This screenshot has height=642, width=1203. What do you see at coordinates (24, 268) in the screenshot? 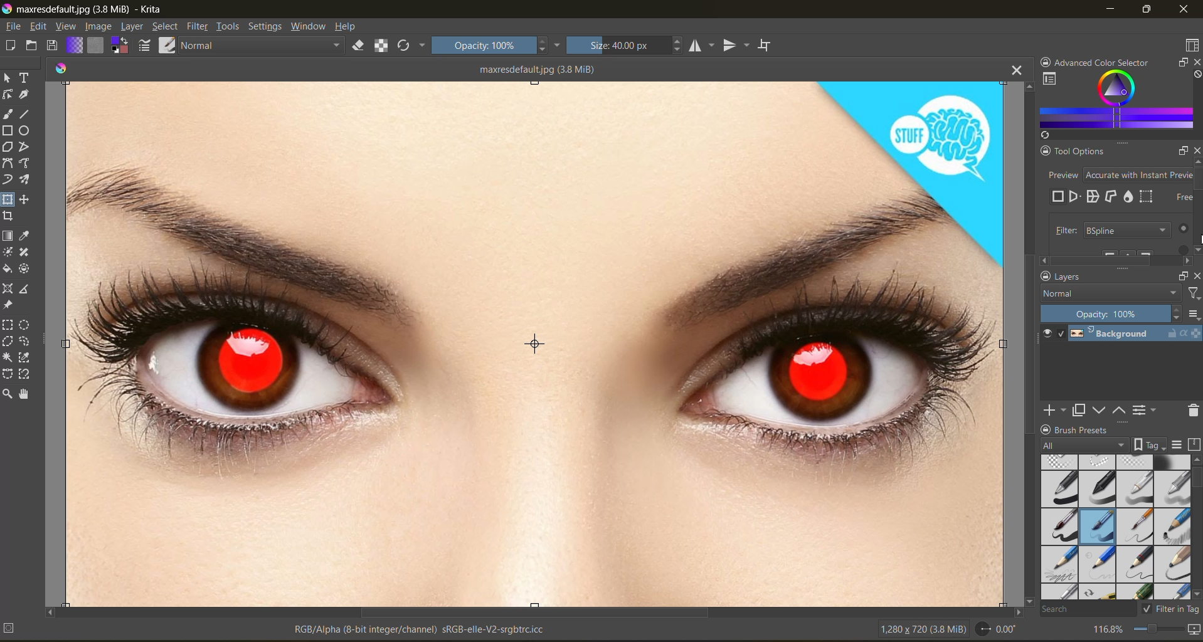
I see `tool` at bounding box center [24, 268].